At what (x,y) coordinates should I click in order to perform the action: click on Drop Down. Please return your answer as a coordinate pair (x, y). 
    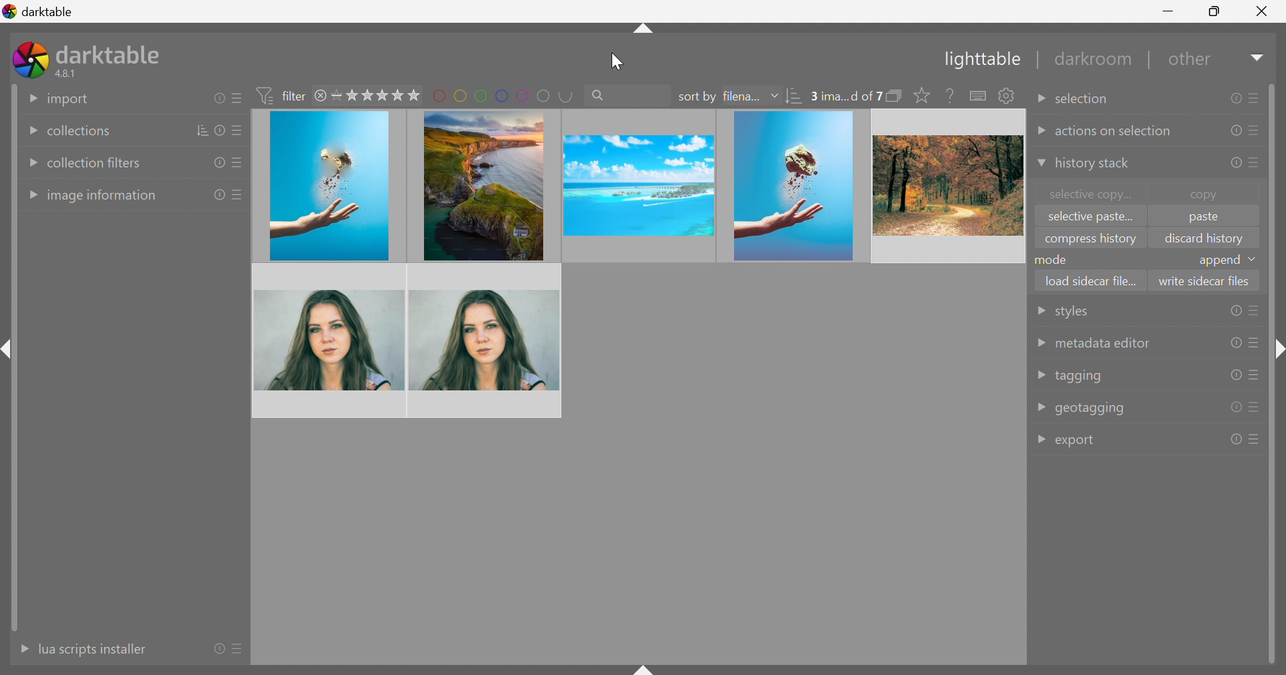
    Looking at the image, I should click on (1040, 311).